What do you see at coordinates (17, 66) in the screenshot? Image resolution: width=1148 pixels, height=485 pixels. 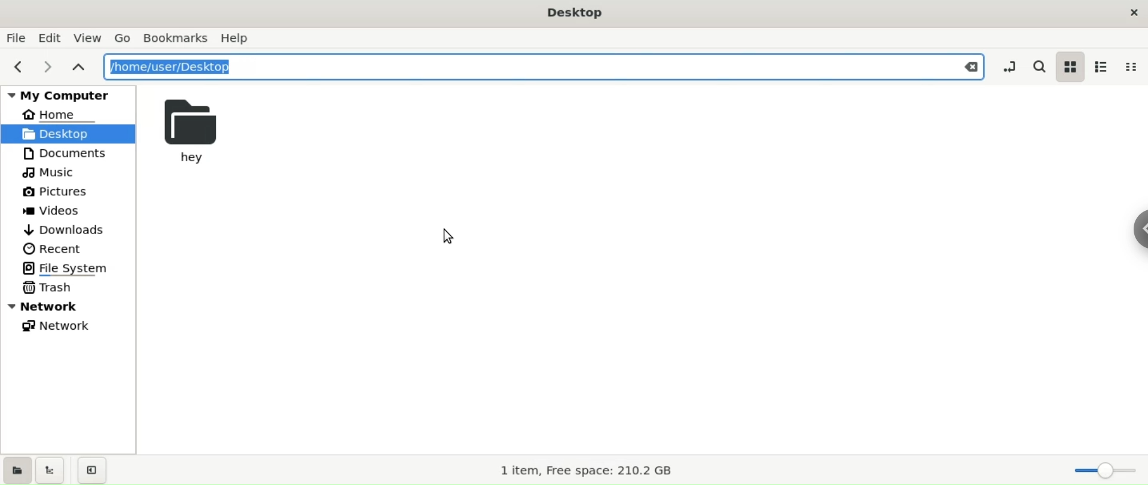 I see `previous` at bounding box center [17, 66].